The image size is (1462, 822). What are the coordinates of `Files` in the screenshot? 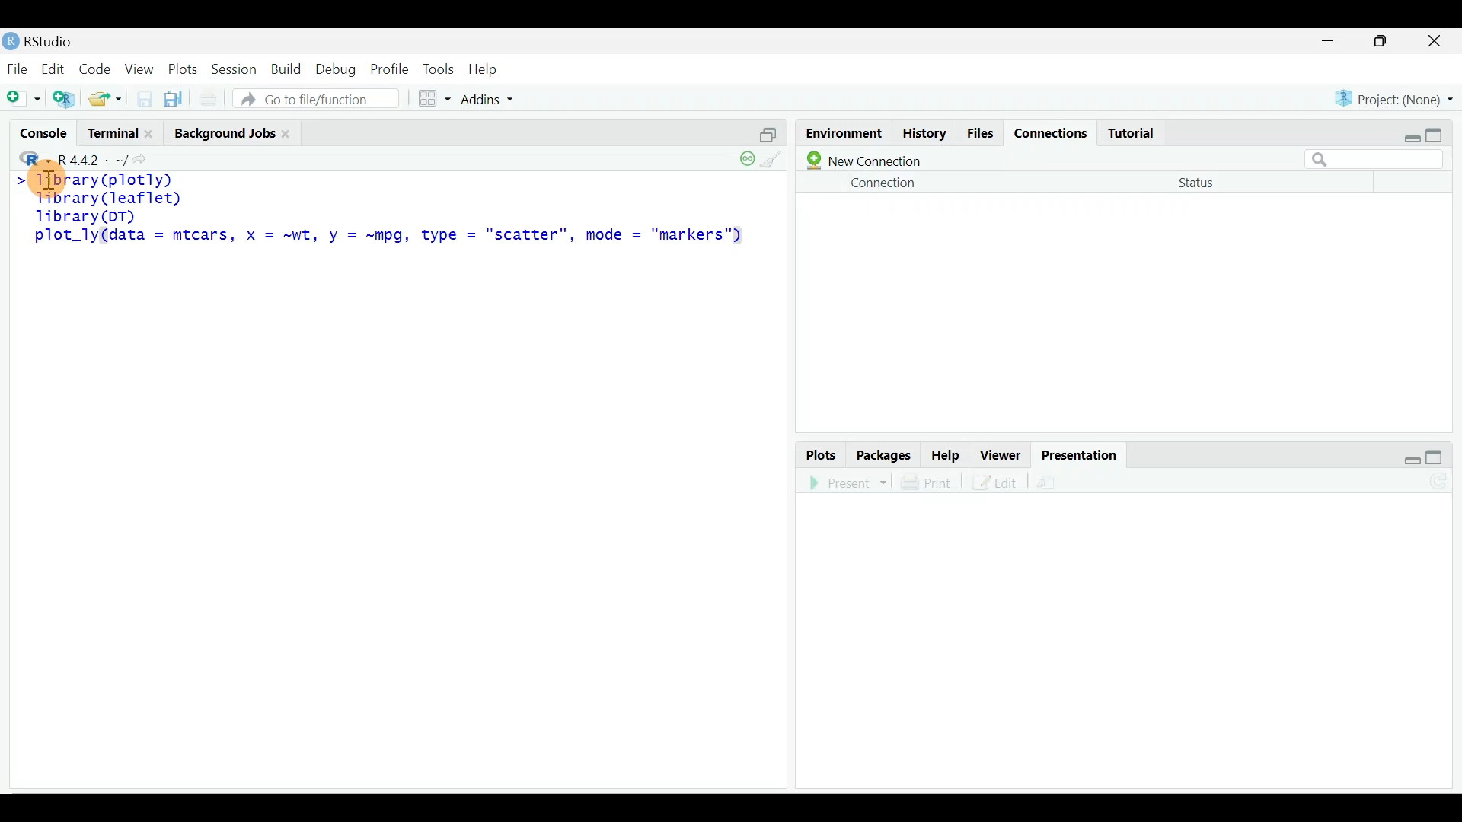 It's located at (978, 132).